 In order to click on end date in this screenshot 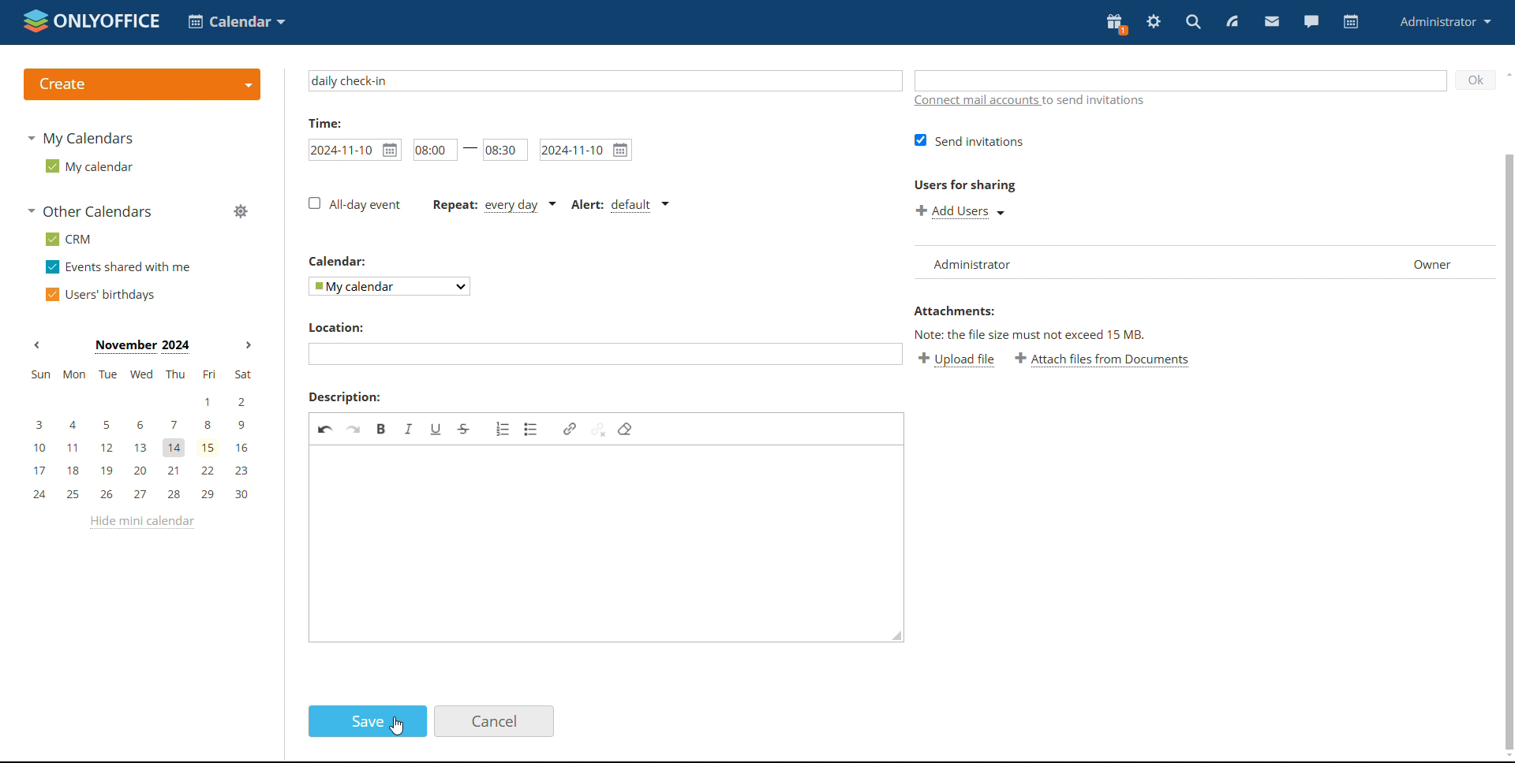, I will do `click(585, 151)`.